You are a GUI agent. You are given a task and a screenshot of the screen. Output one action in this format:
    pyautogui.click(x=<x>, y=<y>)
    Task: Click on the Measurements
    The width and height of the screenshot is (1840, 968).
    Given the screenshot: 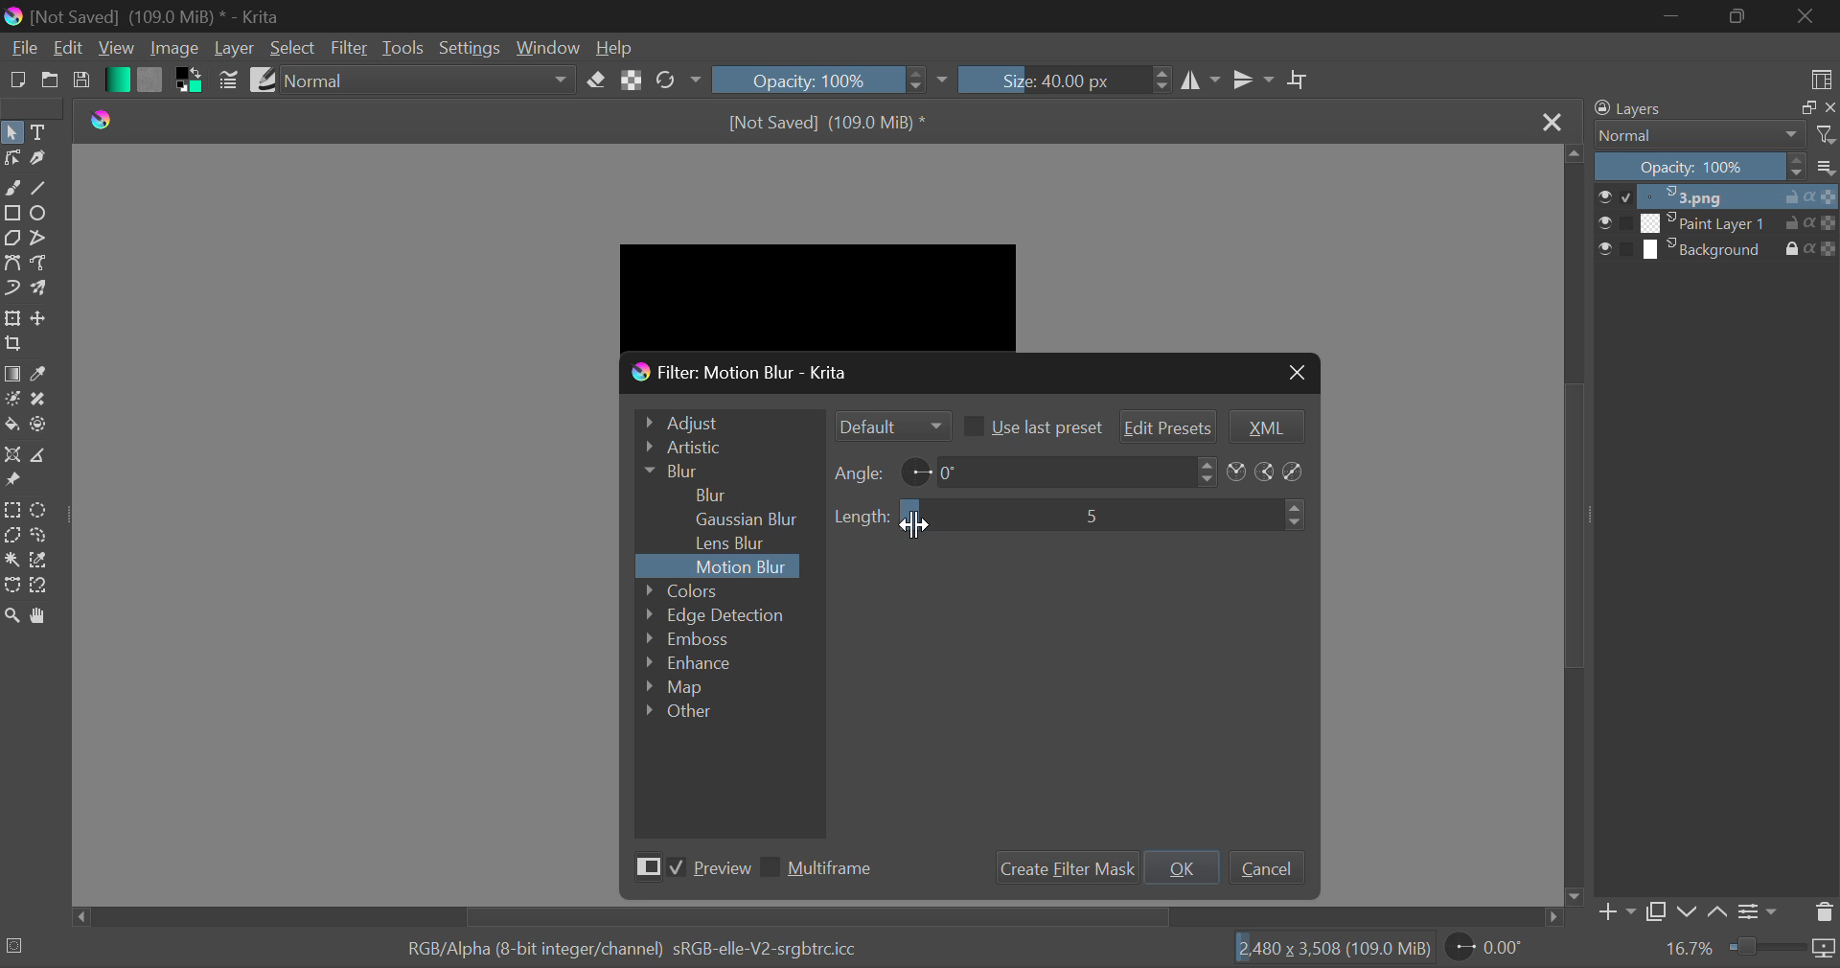 What is the action you would take?
    pyautogui.click(x=44, y=455)
    